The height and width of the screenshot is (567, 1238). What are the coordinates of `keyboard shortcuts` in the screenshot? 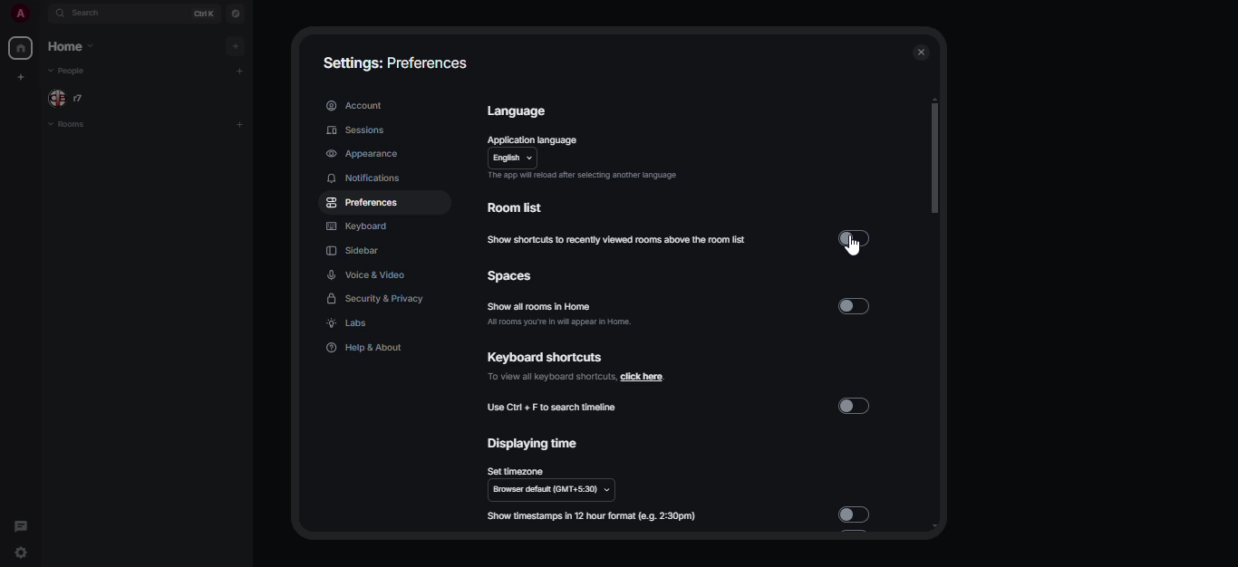 It's located at (544, 358).